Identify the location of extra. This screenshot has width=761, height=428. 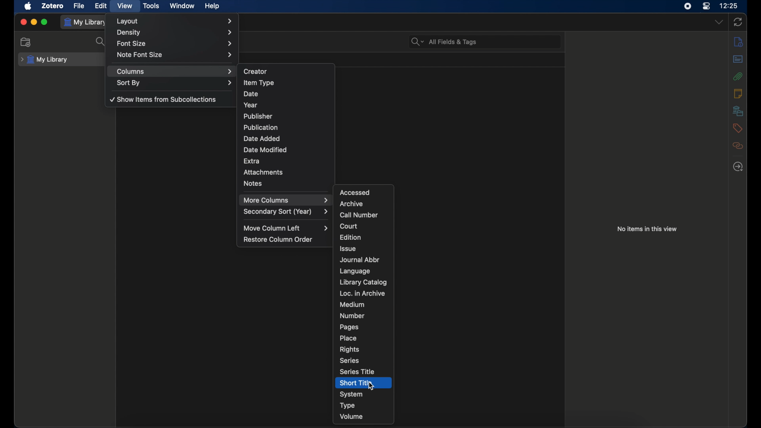
(252, 161).